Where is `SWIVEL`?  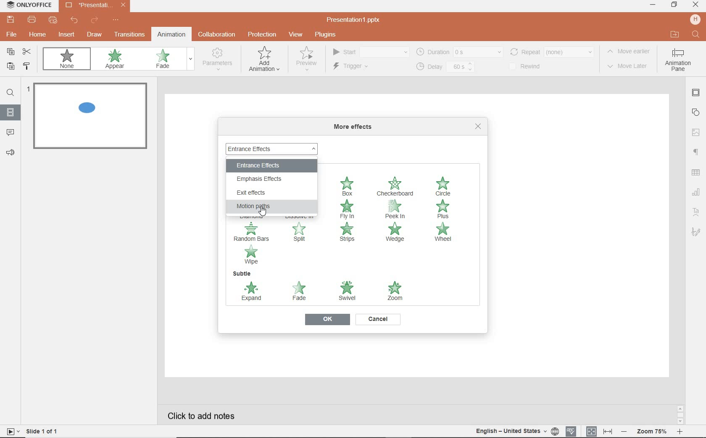 SWIVEL is located at coordinates (347, 291).